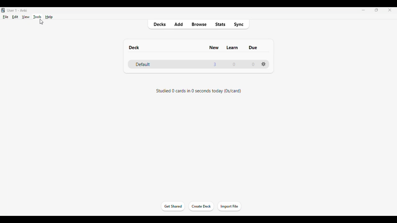 The image size is (397, 223). Describe the element at coordinates (199, 91) in the screenshot. I see `studied 0 cards in 0 seconds today (0s/card)` at that location.